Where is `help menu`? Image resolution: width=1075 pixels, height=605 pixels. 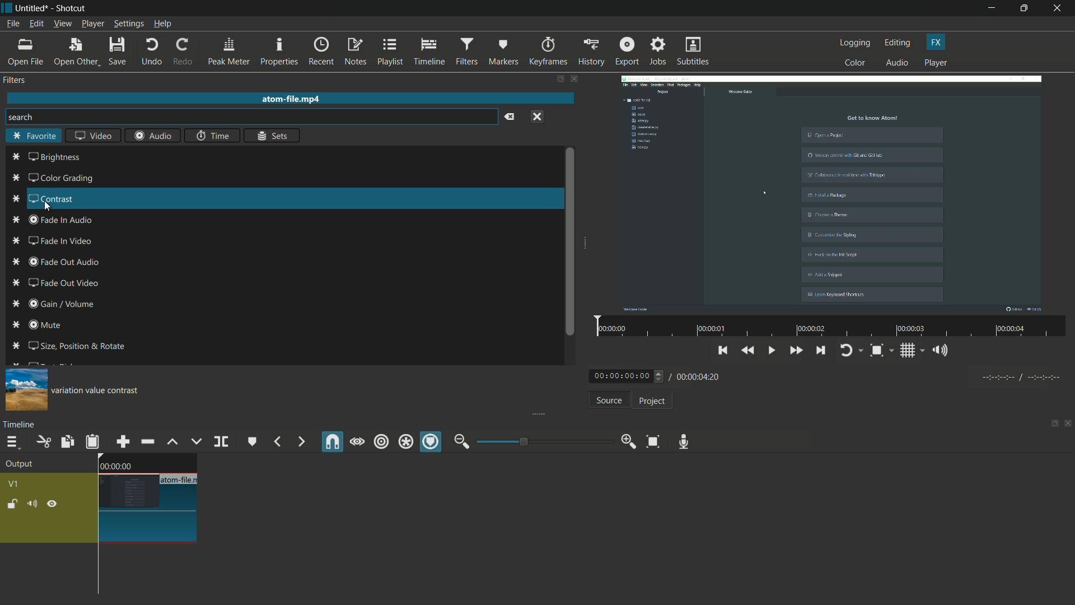 help menu is located at coordinates (163, 25).